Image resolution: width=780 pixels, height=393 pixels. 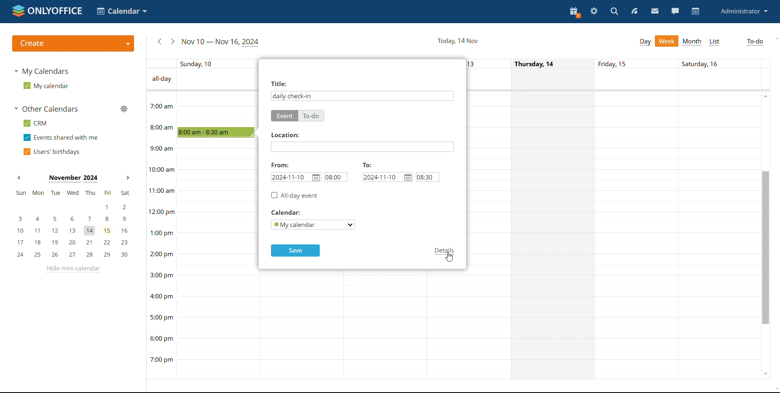 What do you see at coordinates (312, 116) in the screenshot?
I see `to-do` at bounding box center [312, 116].